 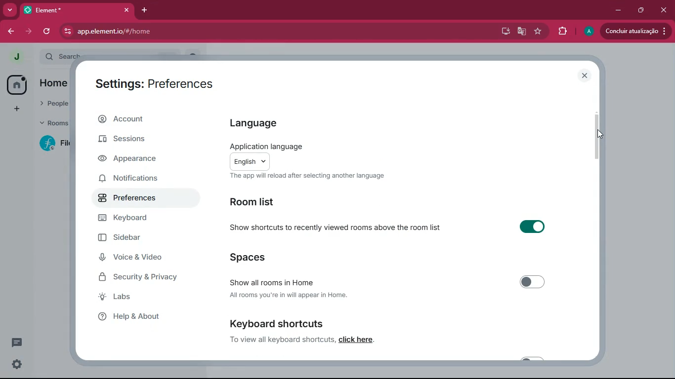 I want to click on toggle off, so click(x=532, y=359).